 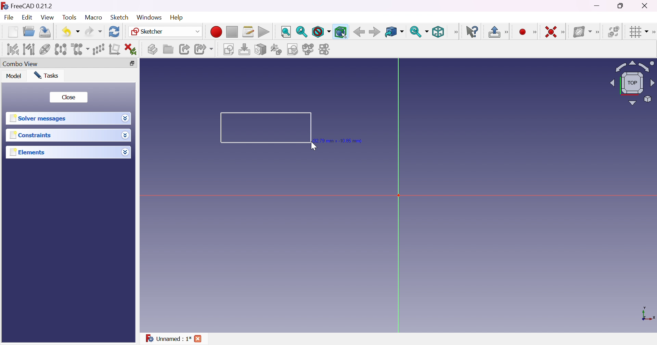 I want to click on Create sketch, so click(x=228, y=49).